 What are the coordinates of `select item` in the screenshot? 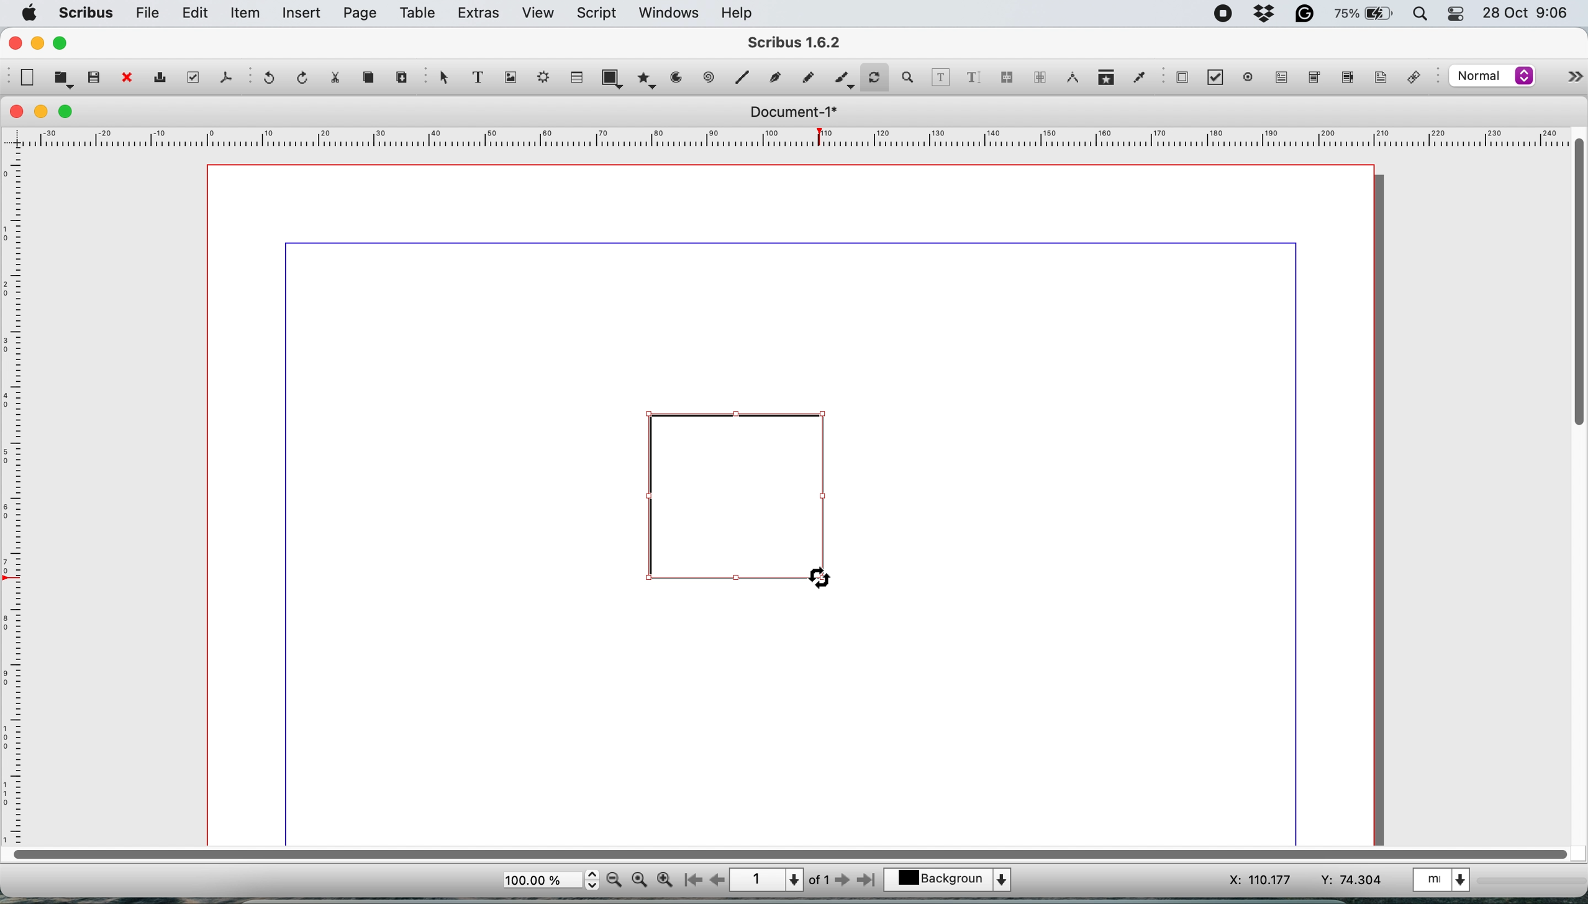 It's located at (444, 81).